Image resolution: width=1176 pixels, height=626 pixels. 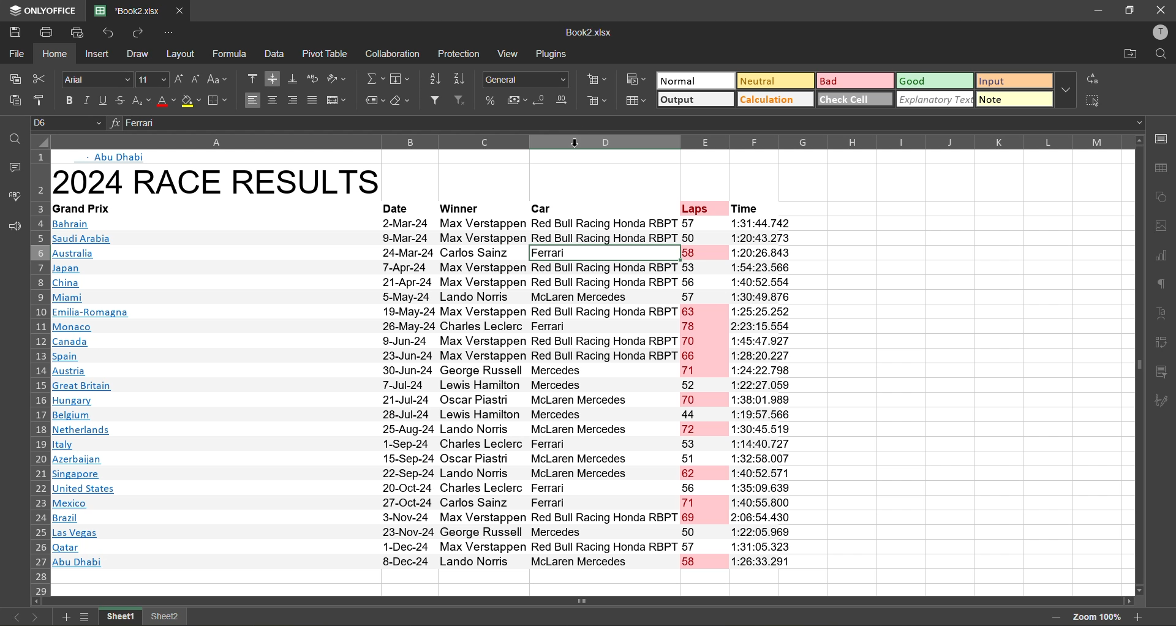 What do you see at coordinates (86, 618) in the screenshot?
I see `sheet list` at bounding box center [86, 618].